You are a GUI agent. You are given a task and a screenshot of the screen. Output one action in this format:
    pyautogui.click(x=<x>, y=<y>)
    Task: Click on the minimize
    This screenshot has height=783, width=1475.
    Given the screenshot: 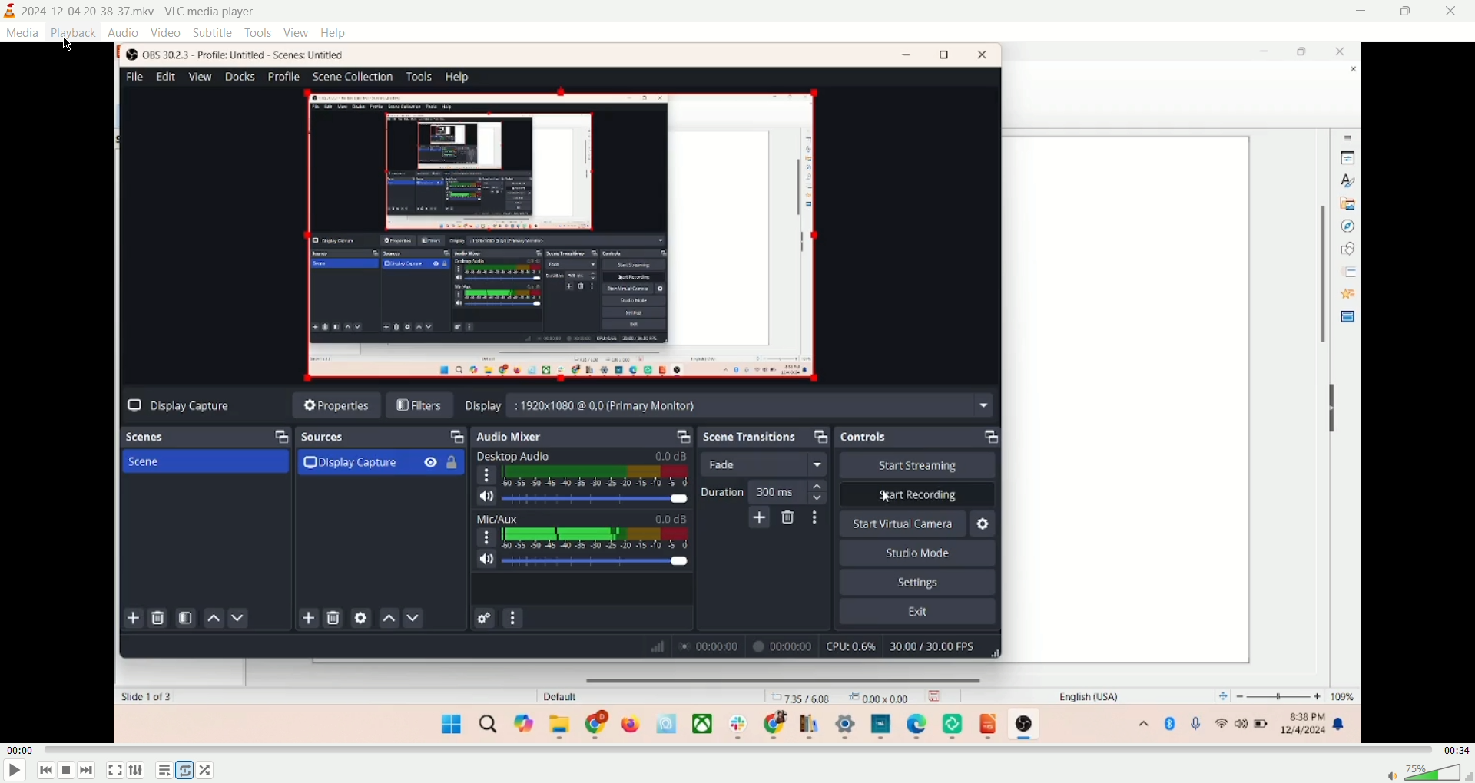 What is the action you would take?
    pyautogui.click(x=1359, y=13)
    